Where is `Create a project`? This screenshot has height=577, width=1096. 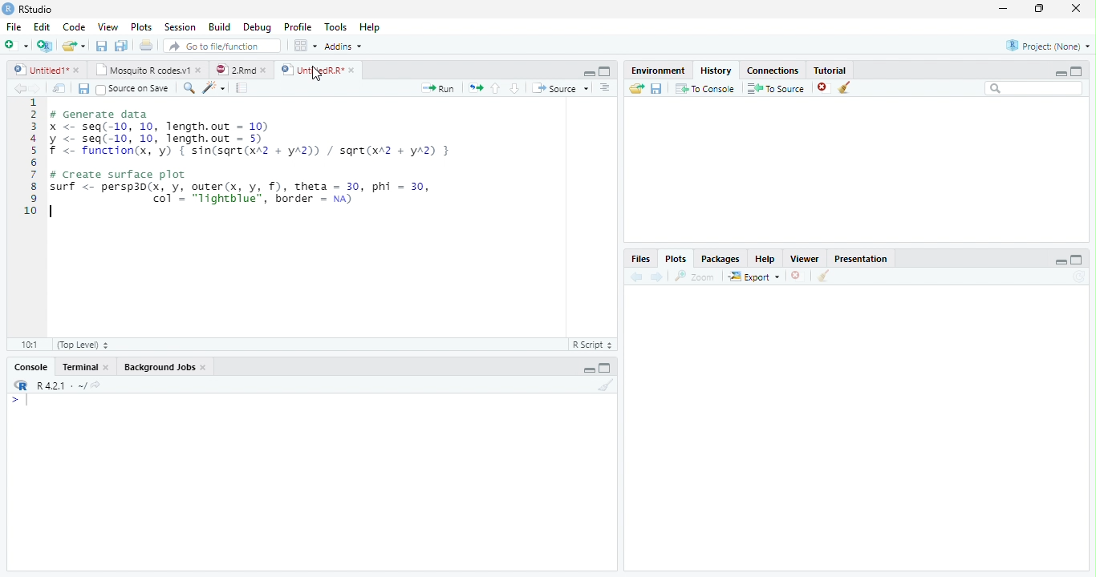
Create a project is located at coordinates (43, 46).